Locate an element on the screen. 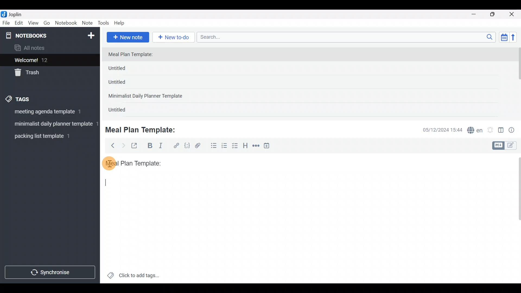 The height and width of the screenshot is (293, 521). Italic is located at coordinates (160, 147).